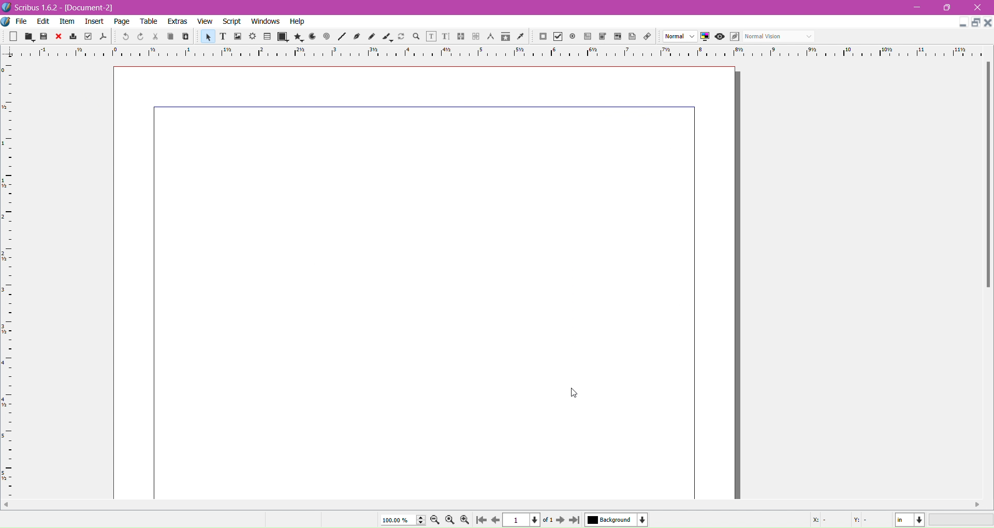  What do you see at coordinates (521, 38) in the screenshot?
I see `icon` at bounding box center [521, 38].